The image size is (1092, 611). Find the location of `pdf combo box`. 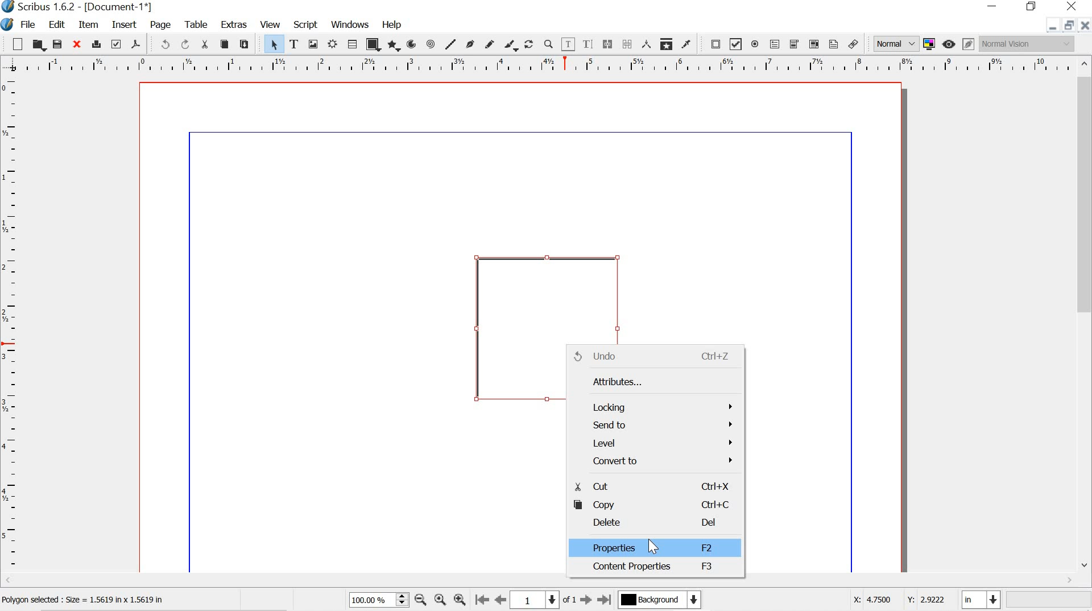

pdf combo box is located at coordinates (795, 44).